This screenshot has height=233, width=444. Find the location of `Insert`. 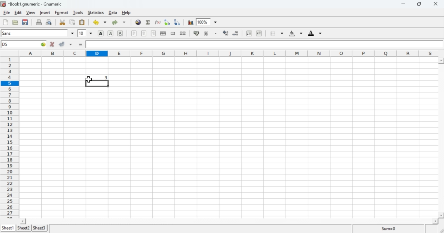

Insert is located at coordinates (45, 12).